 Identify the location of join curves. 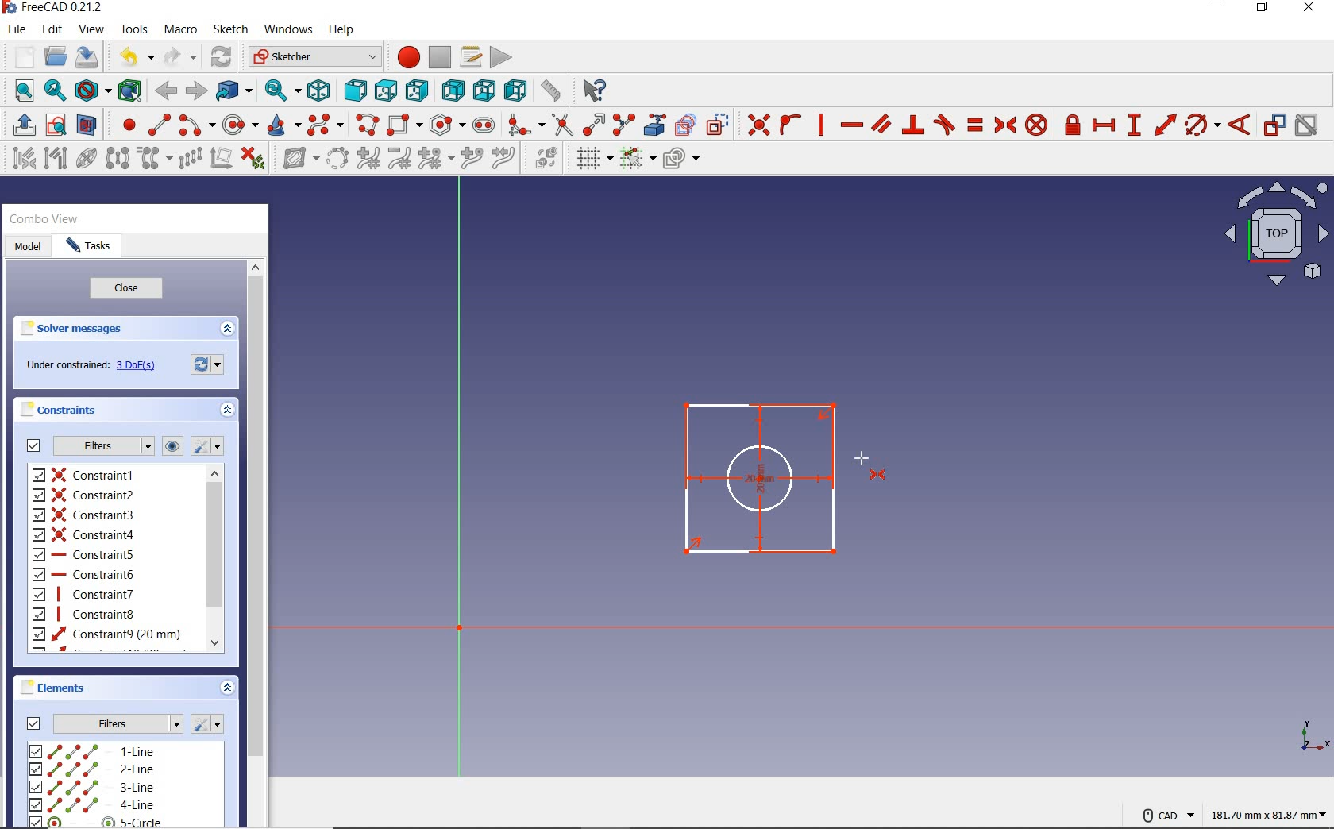
(504, 157).